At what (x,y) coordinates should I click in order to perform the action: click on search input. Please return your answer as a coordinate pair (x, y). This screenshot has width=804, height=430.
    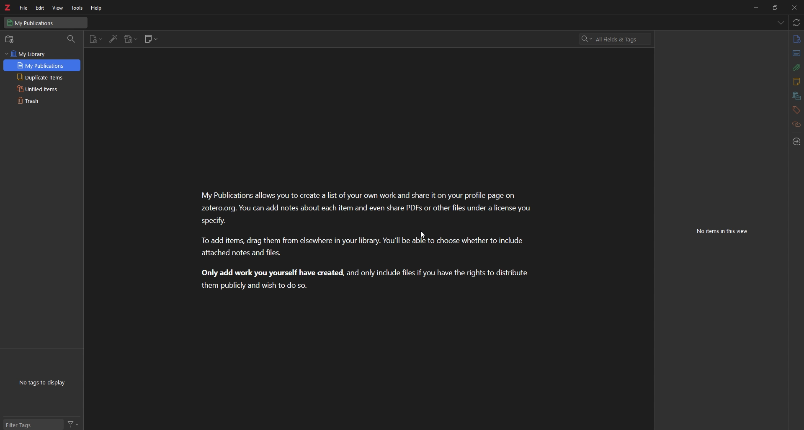
    Looking at the image, I should click on (620, 39).